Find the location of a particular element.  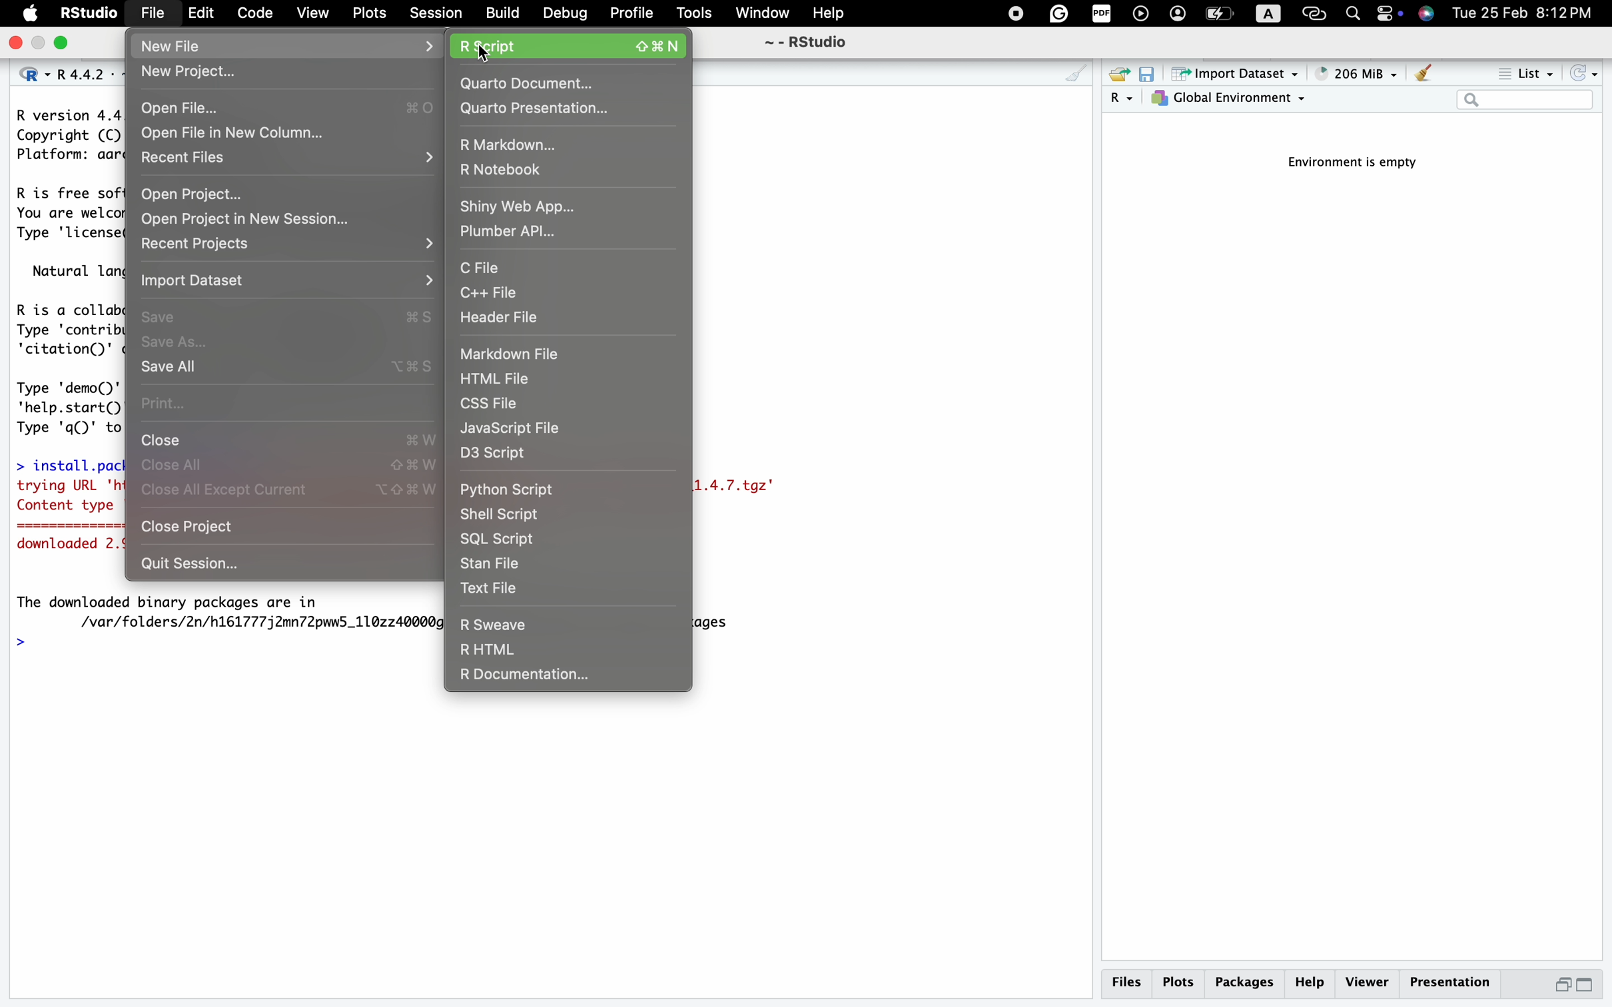

header file is located at coordinates (574, 320).